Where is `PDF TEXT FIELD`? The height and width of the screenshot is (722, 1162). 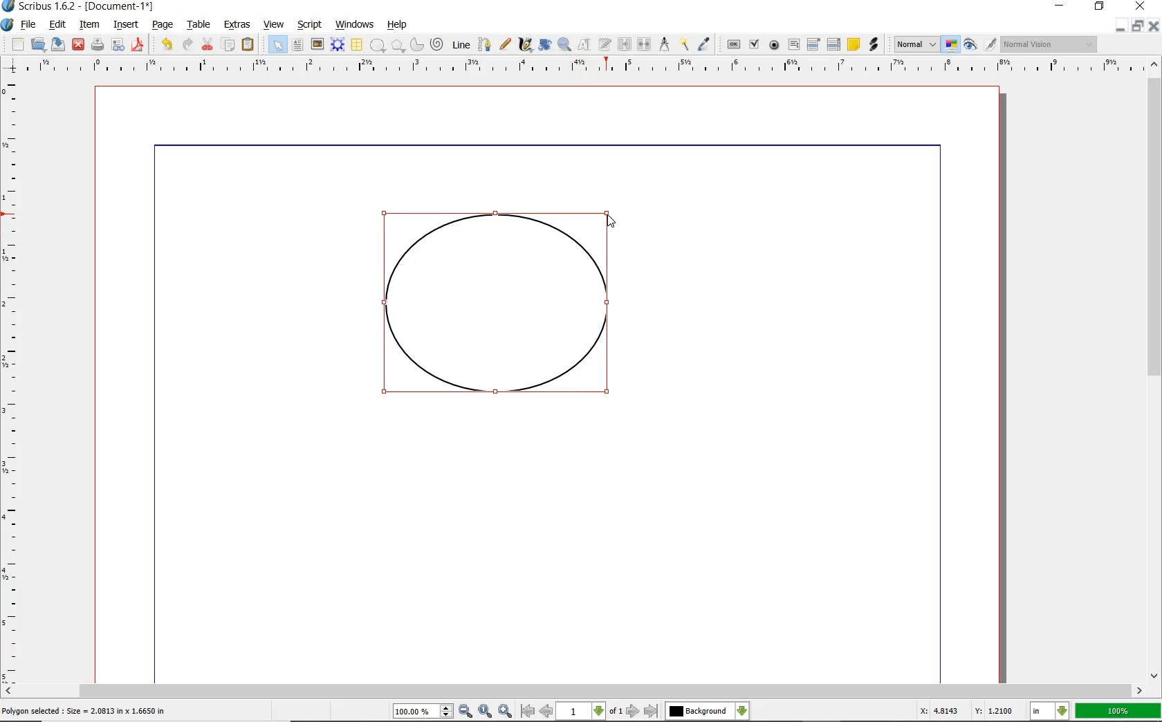 PDF TEXT FIELD is located at coordinates (793, 44).